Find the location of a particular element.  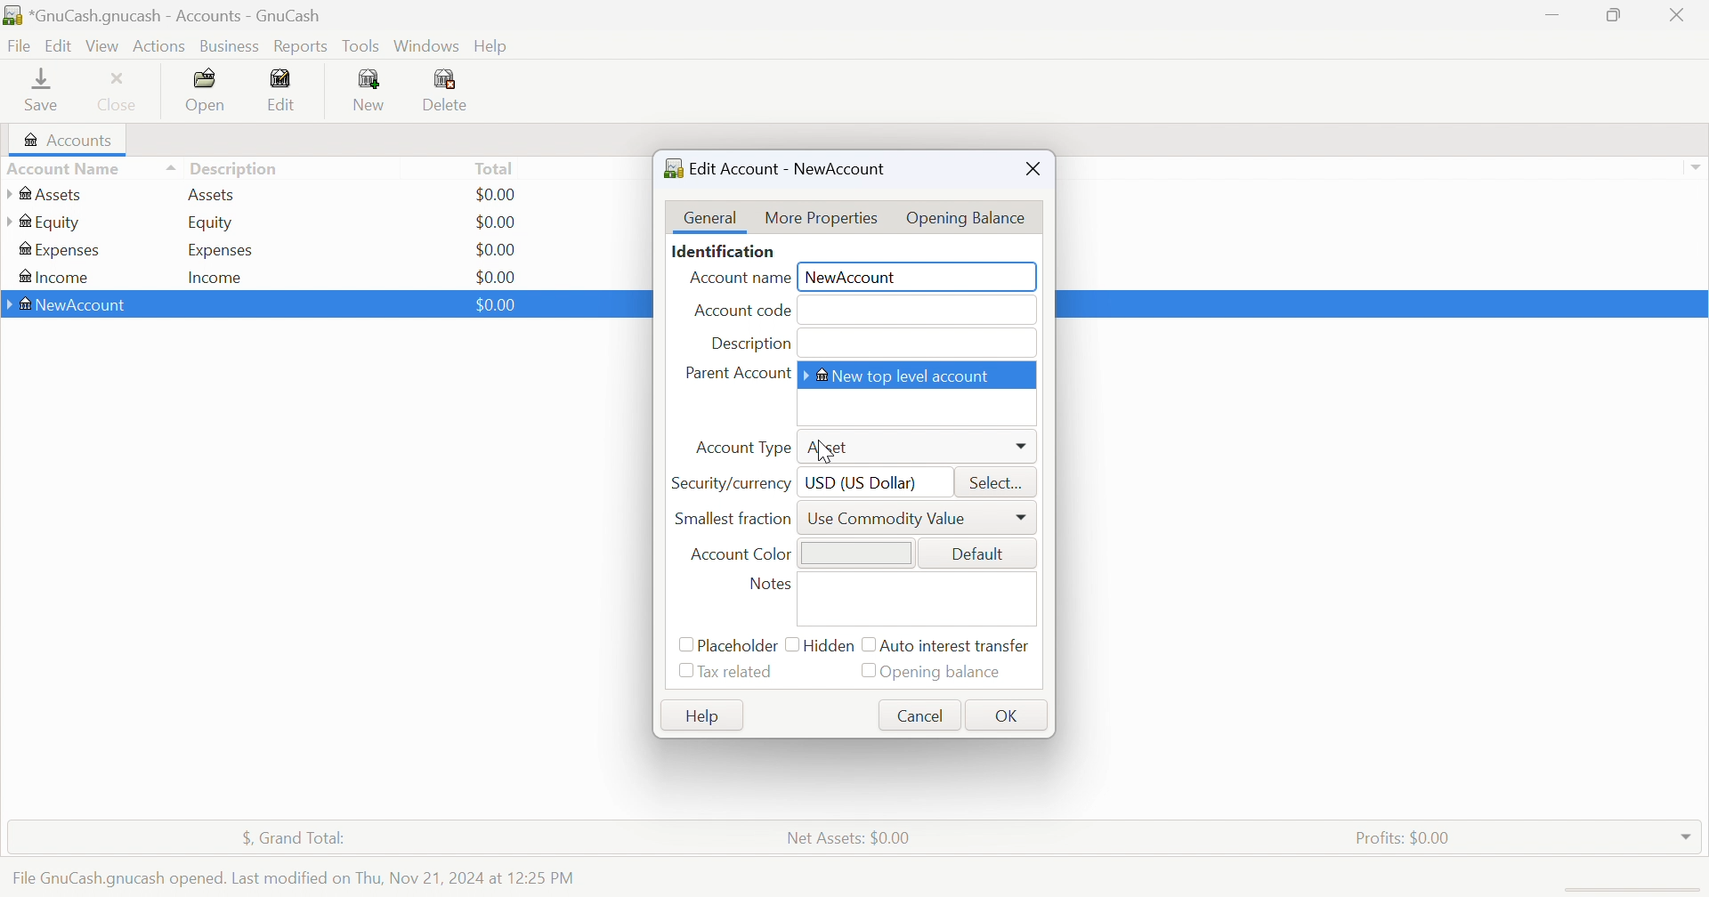

$0.00 is located at coordinates (496, 305).